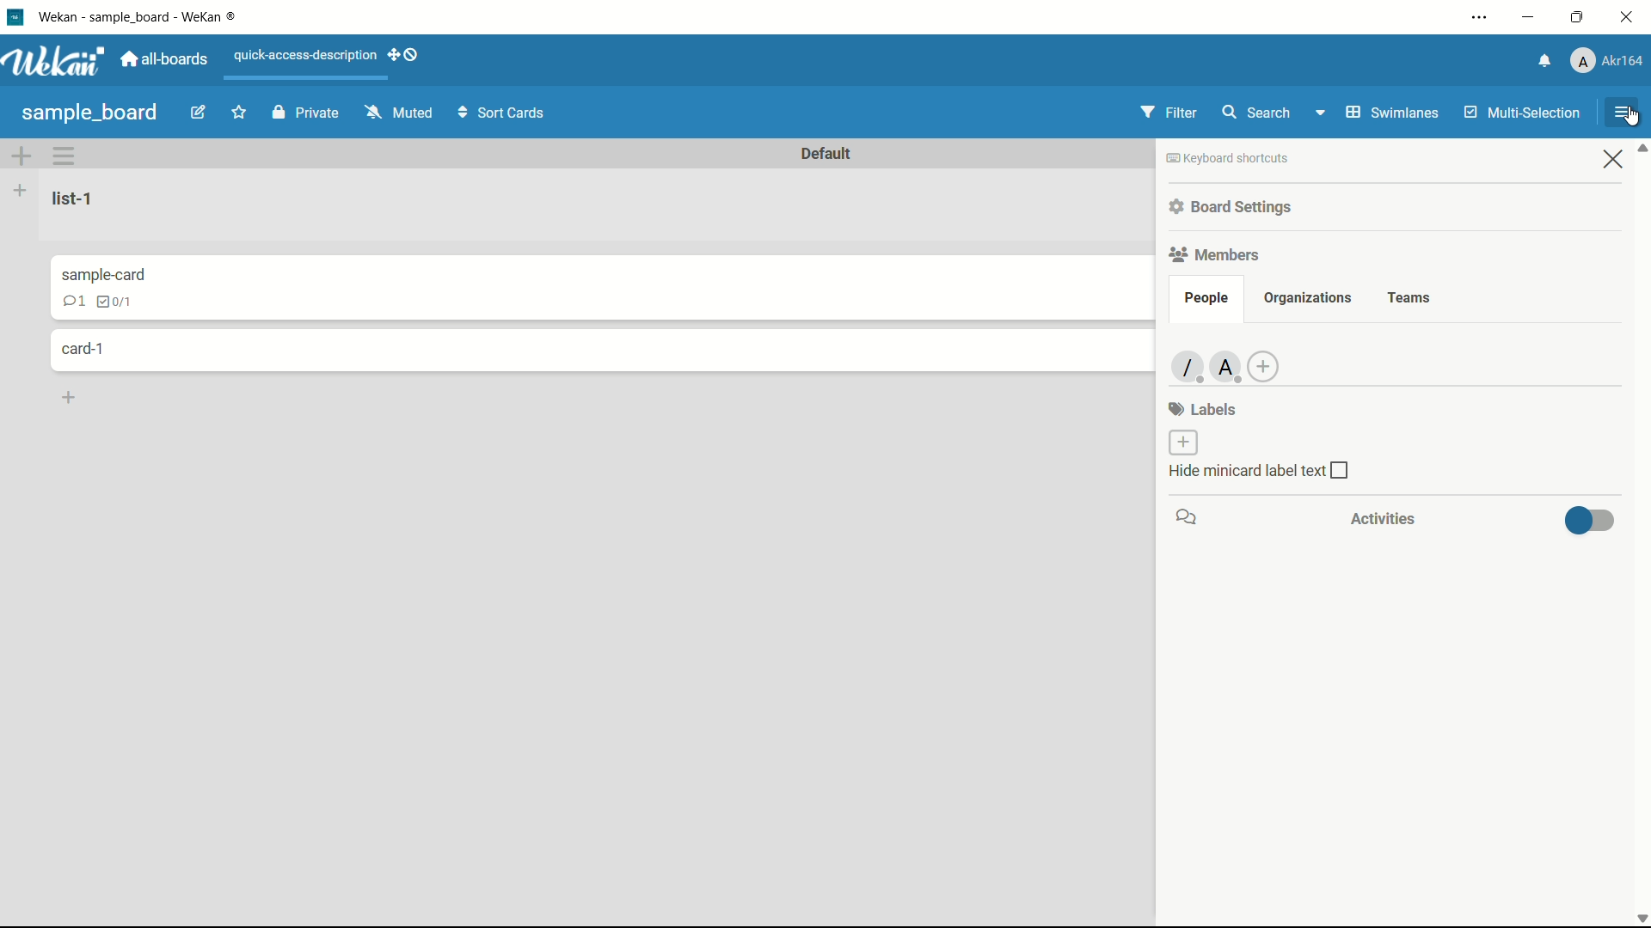 The image size is (1651, 928). What do you see at coordinates (409, 53) in the screenshot?
I see `show-desktop-drag-handles` at bounding box center [409, 53].